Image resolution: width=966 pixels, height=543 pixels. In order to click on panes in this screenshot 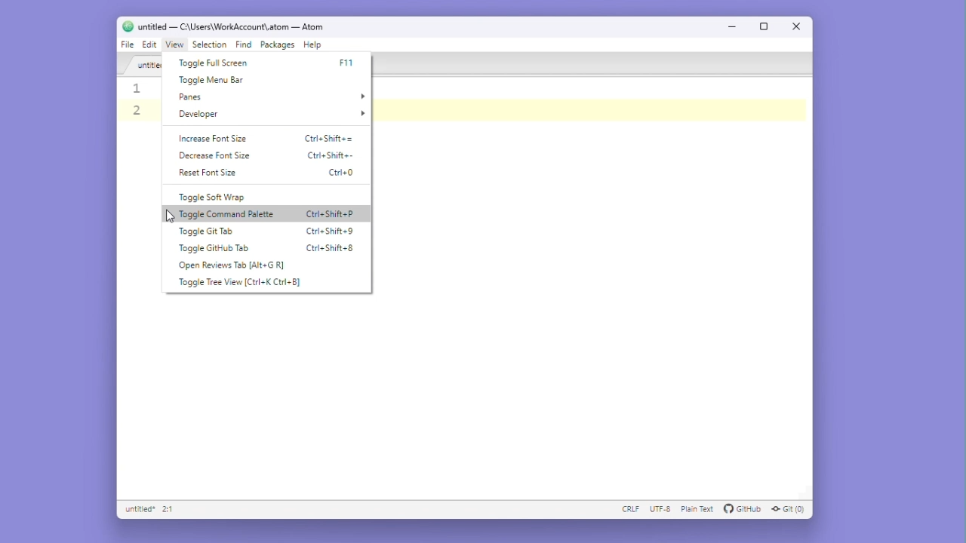, I will do `click(271, 97)`.